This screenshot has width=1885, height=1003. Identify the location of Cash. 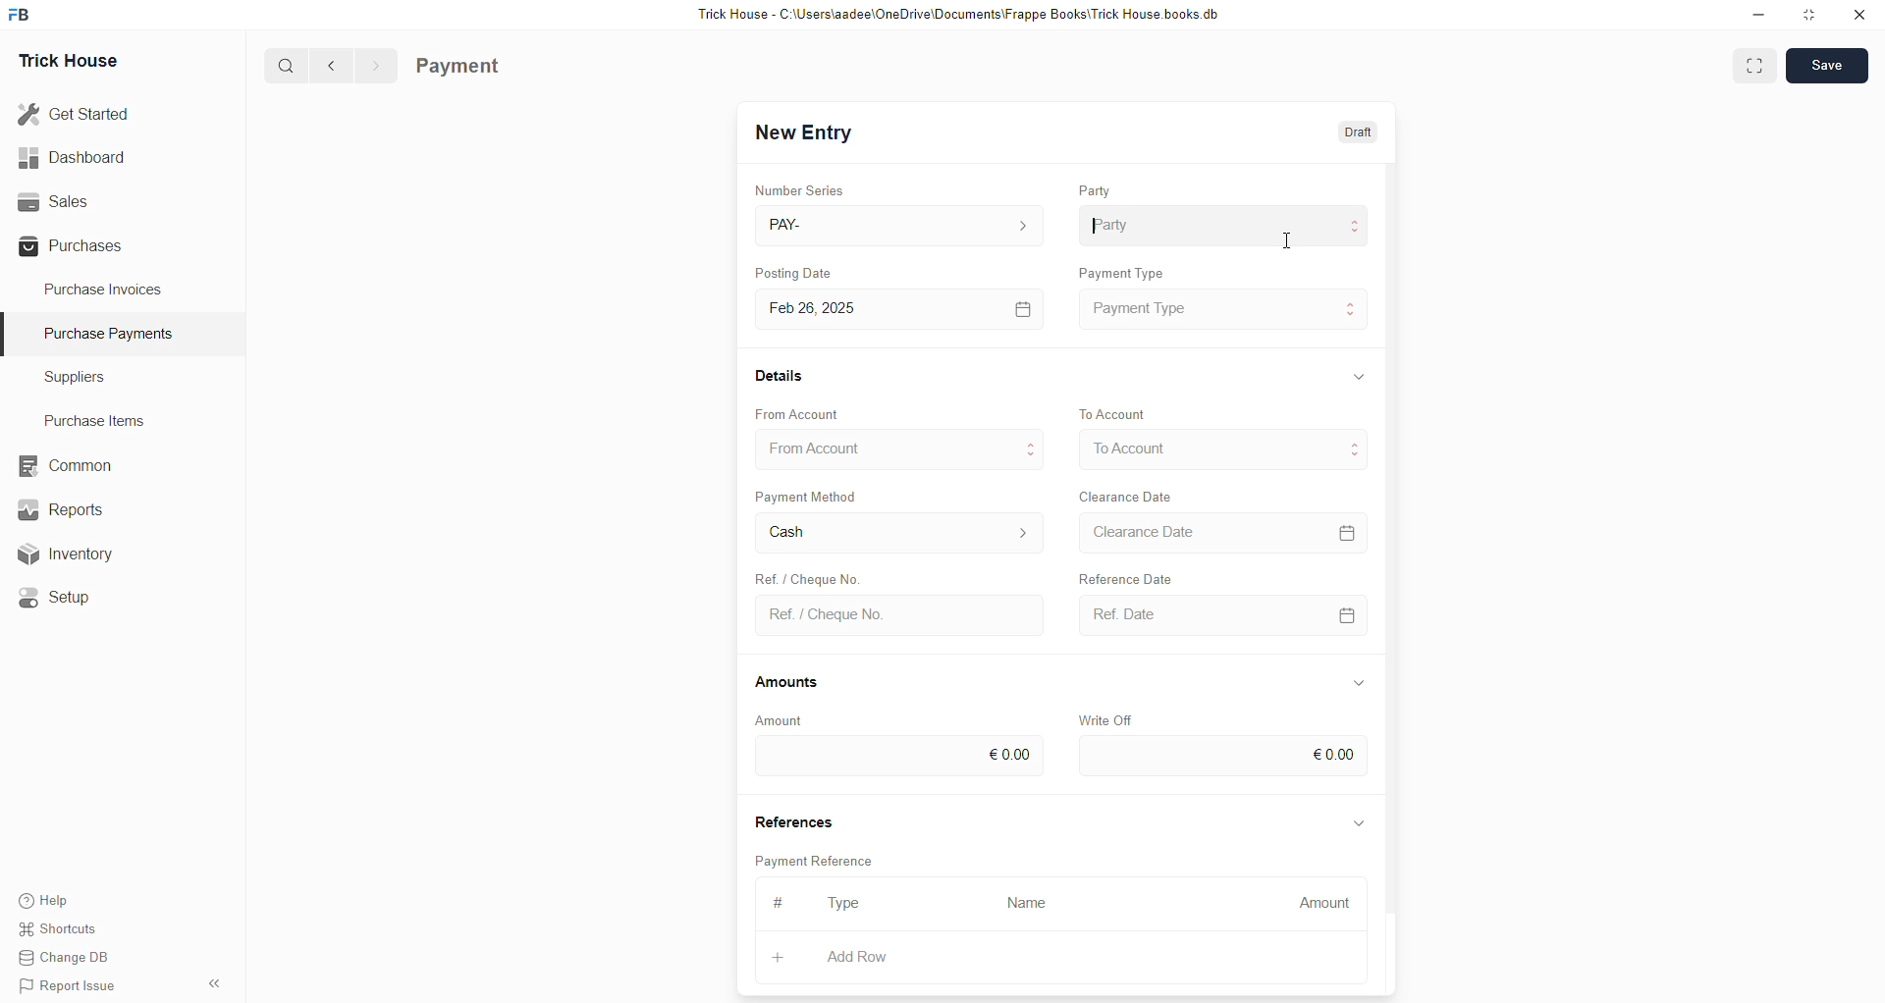
(896, 535).